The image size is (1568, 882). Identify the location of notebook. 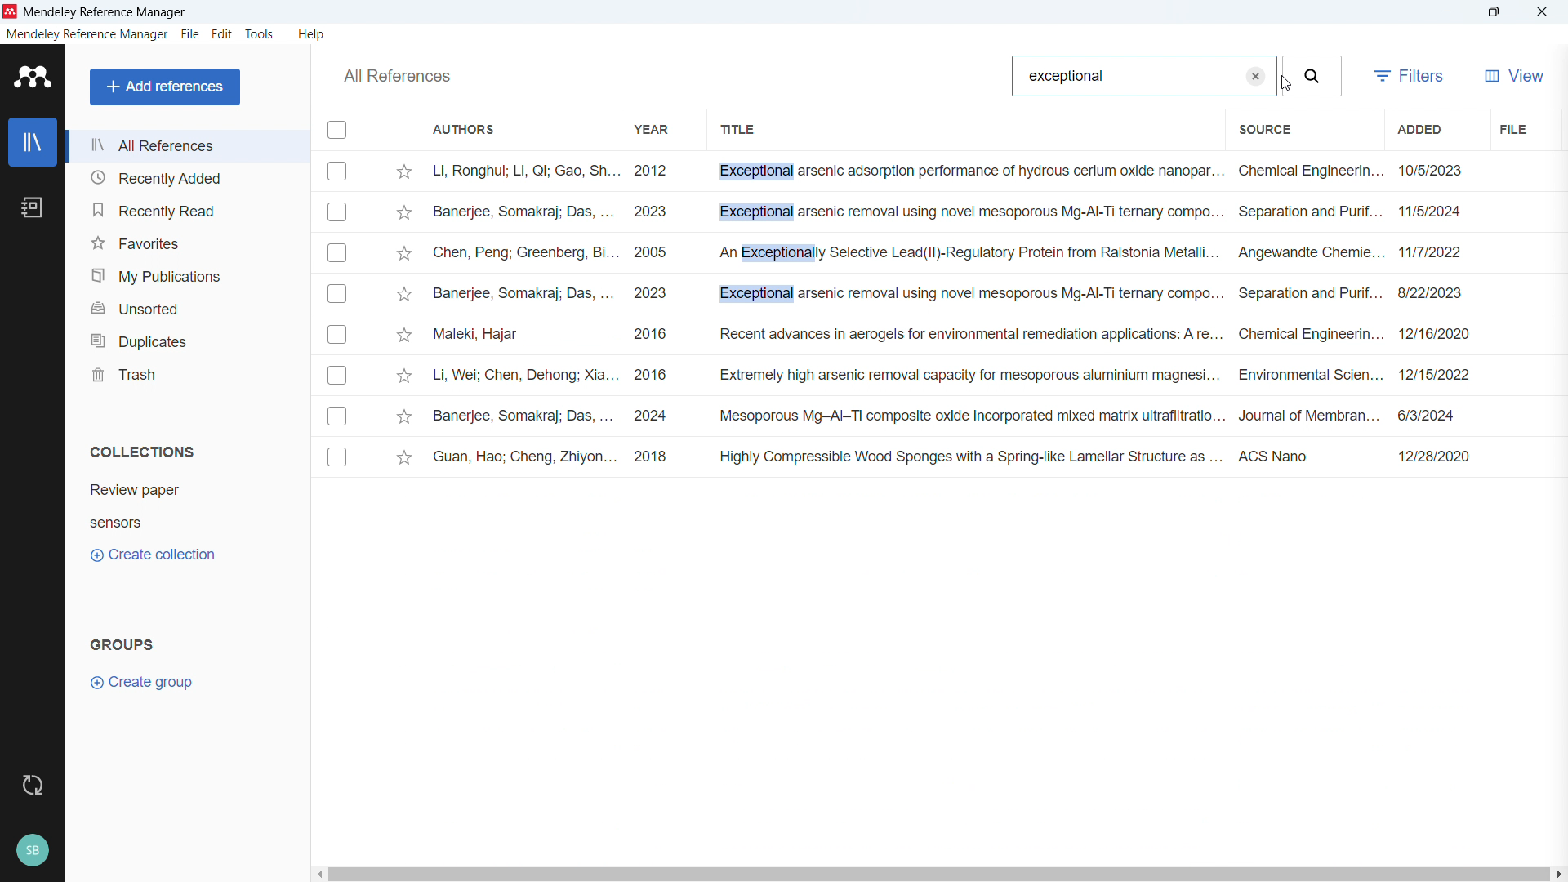
(33, 207).